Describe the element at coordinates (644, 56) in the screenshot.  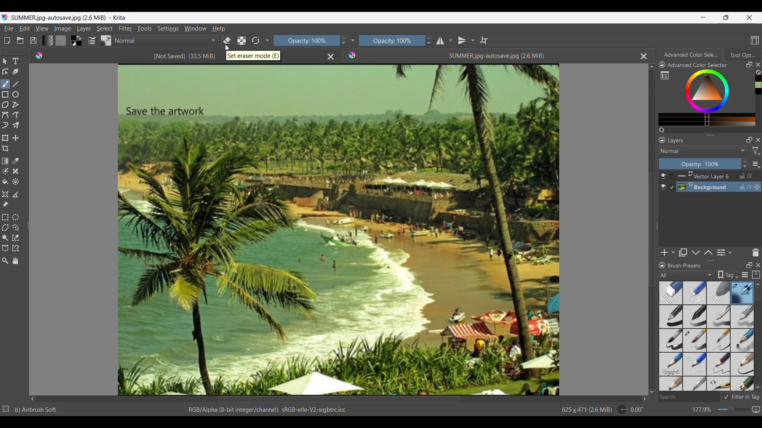
I see `Close current file` at that location.